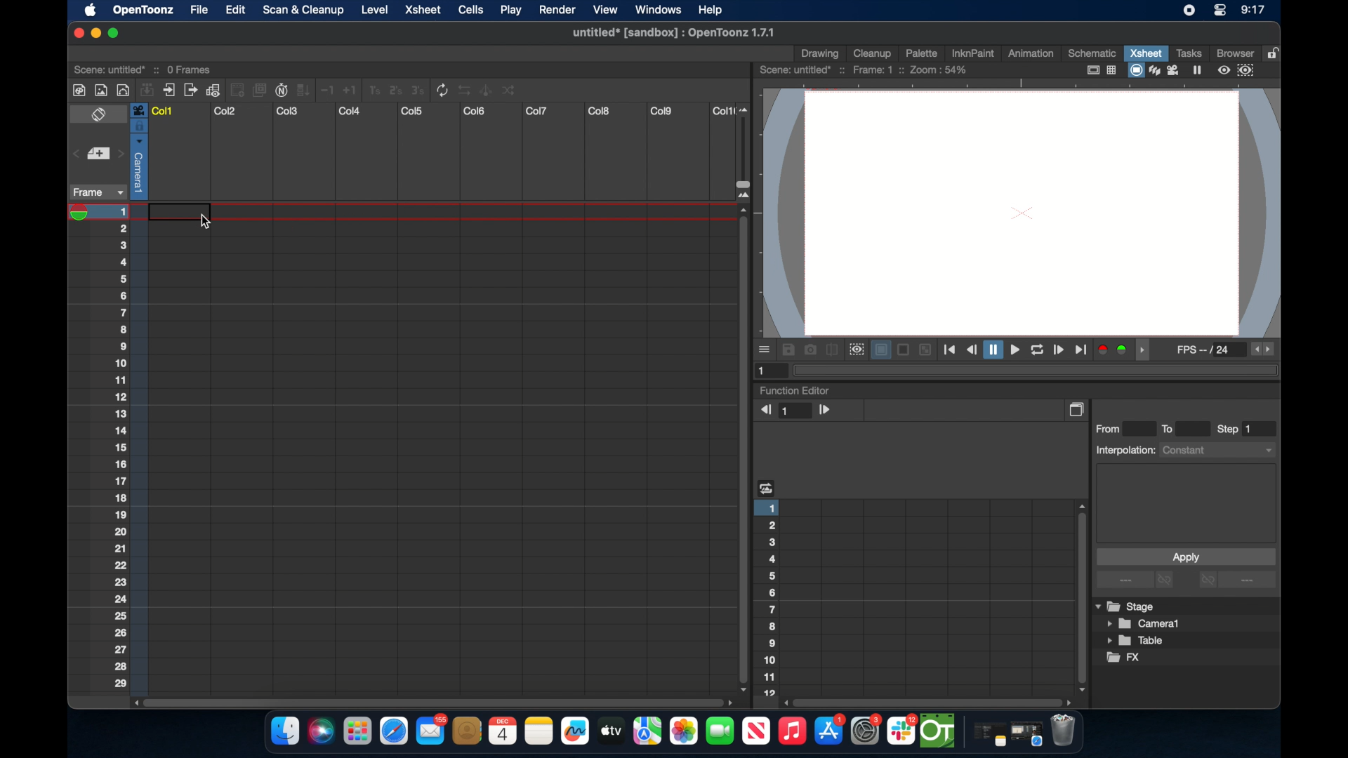 This screenshot has height=758, width=1348. Describe the element at coordinates (1188, 53) in the screenshot. I see `tasks` at that location.